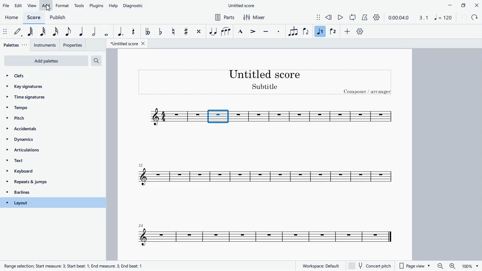  Describe the element at coordinates (19, 5) in the screenshot. I see `edit` at that location.